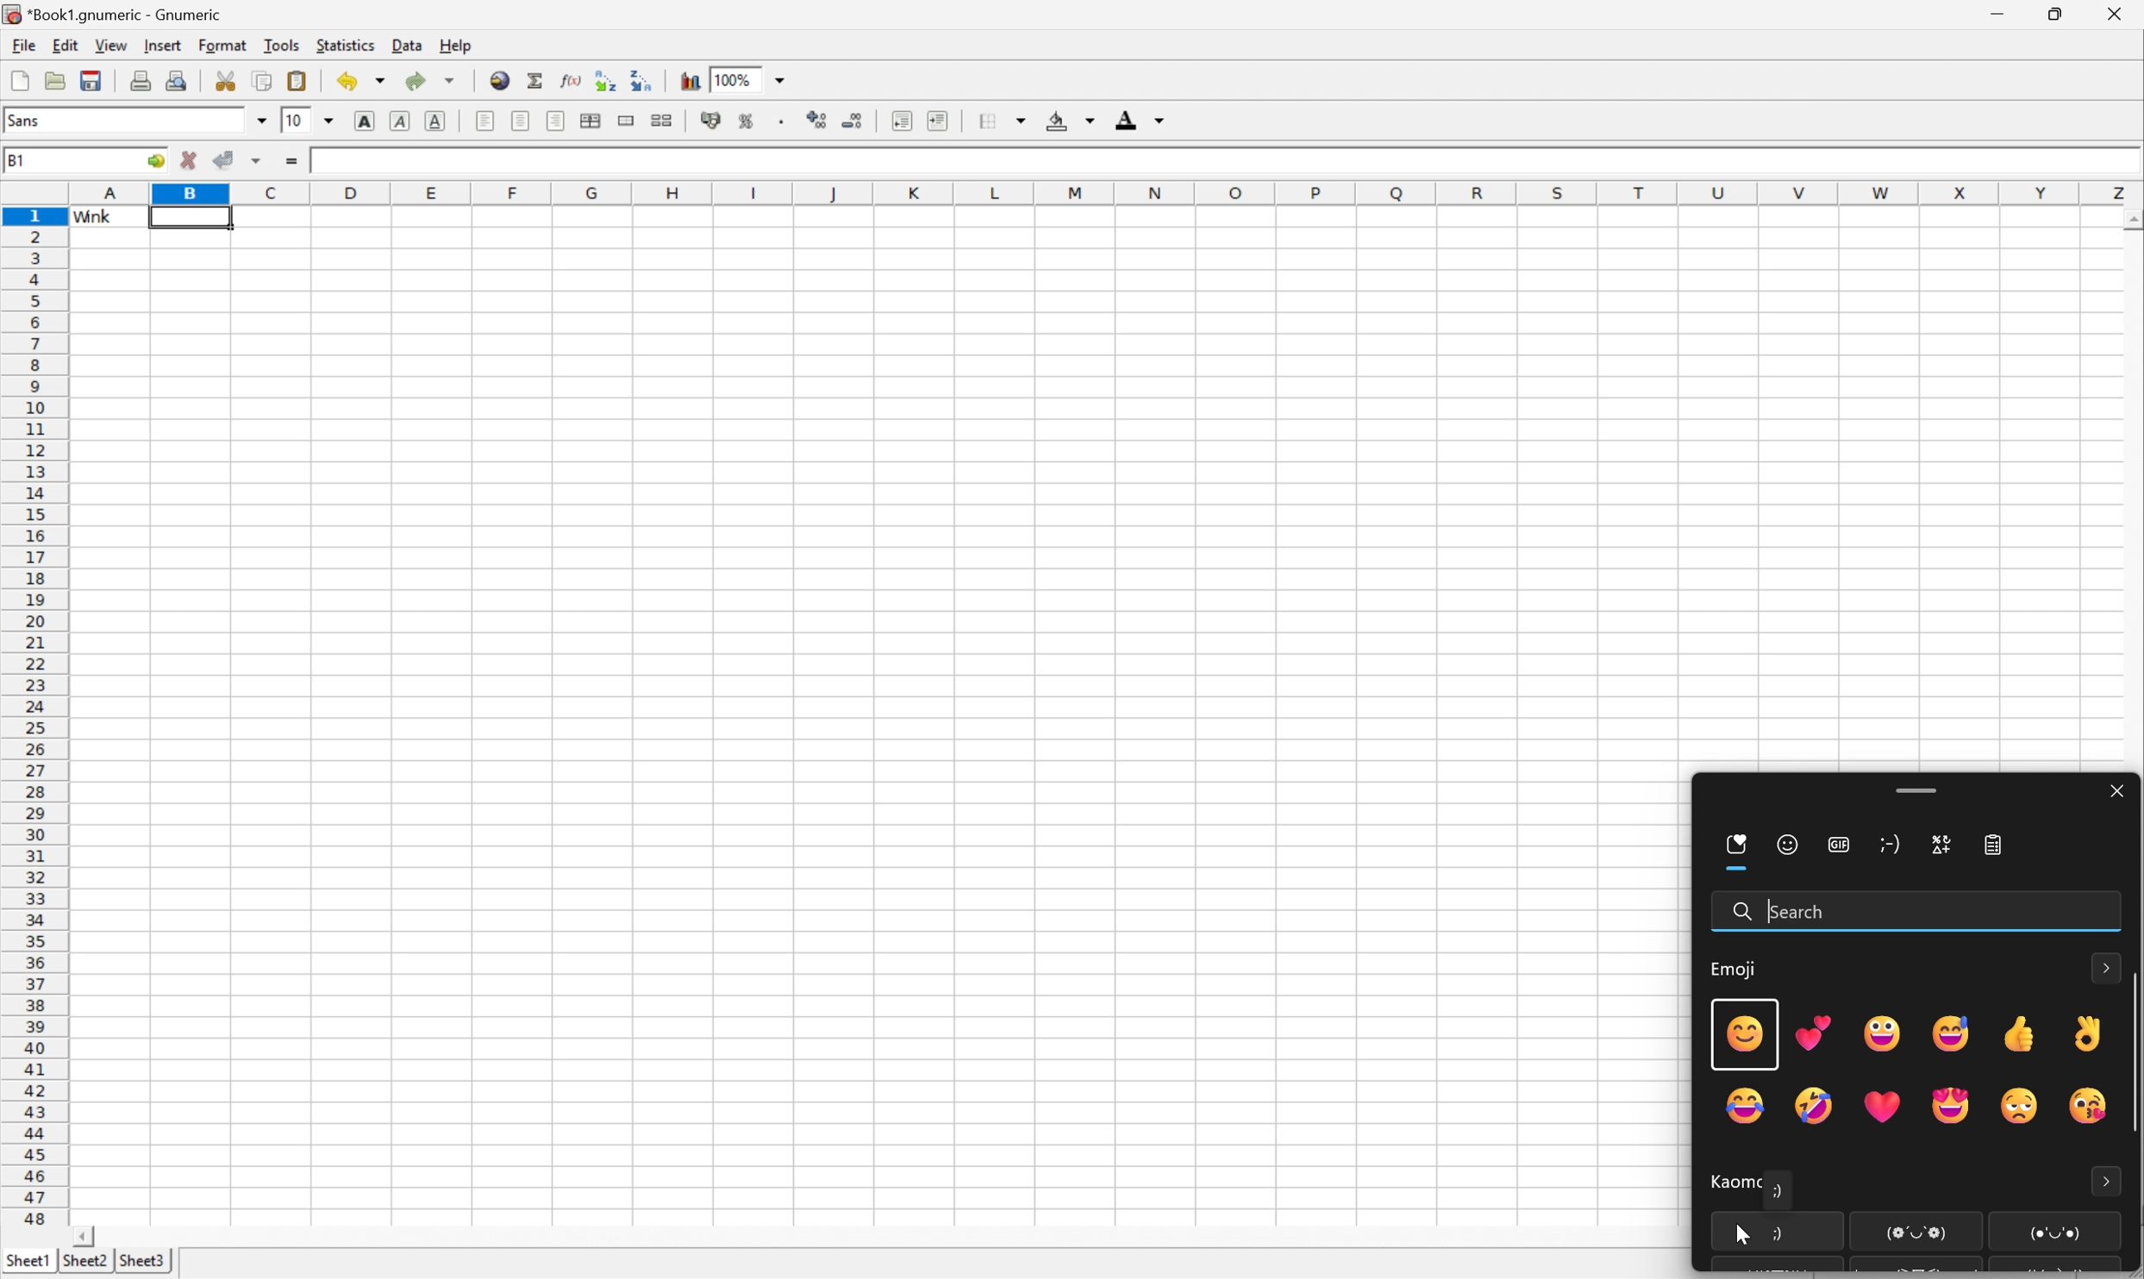  I want to click on minimize, so click(2000, 16).